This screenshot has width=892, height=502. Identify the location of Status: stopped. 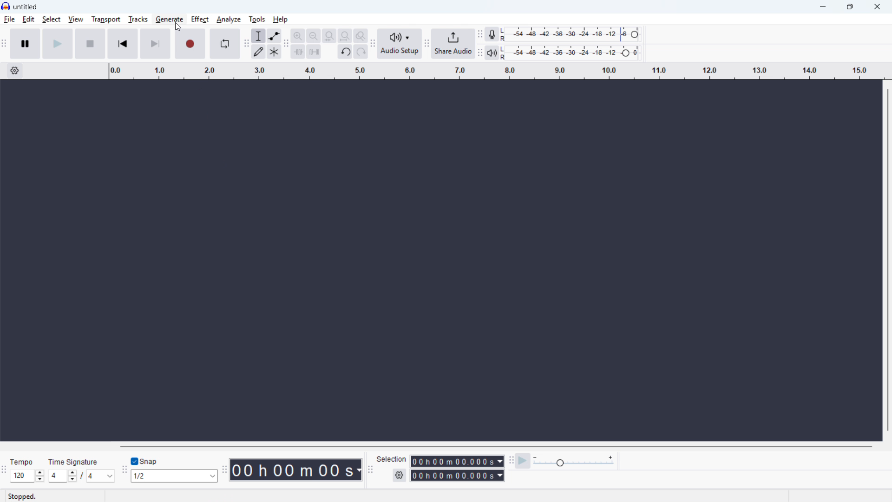
(24, 496).